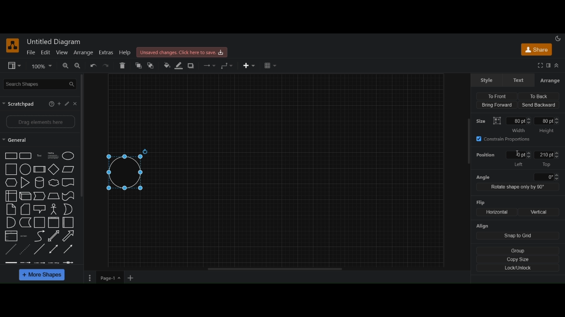 This screenshot has height=317, width=565. I want to click on to back, so click(152, 66).